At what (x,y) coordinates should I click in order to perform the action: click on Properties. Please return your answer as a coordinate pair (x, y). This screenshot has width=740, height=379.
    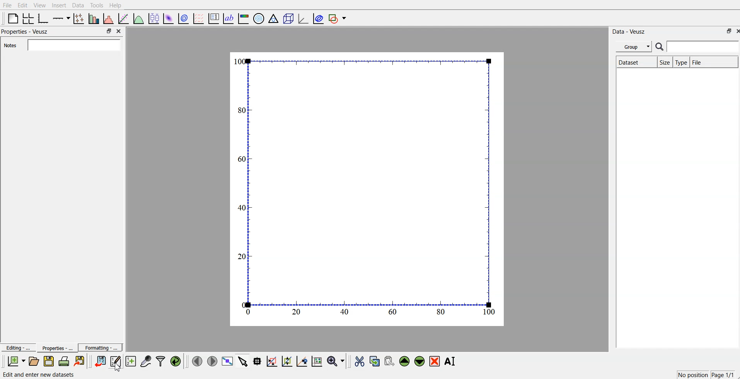
    Looking at the image, I should click on (55, 348).